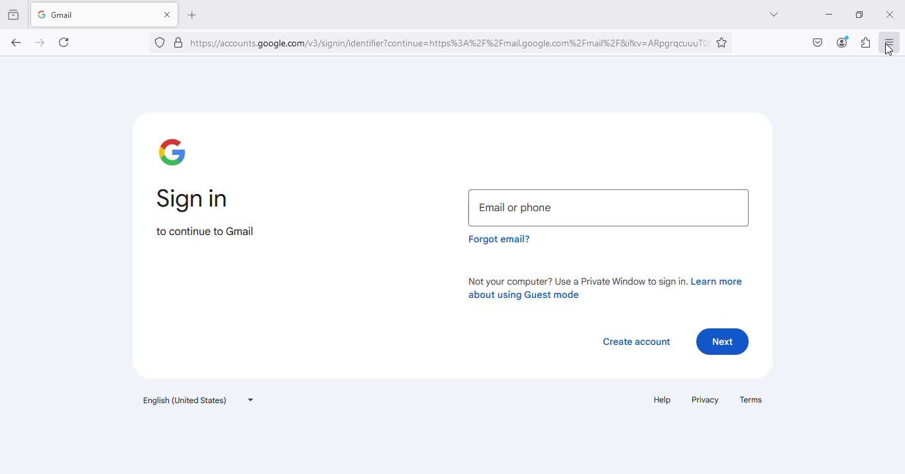  What do you see at coordinates (751, 399) in the screenshot?
I see `terms` at bounding box center [751, 399].